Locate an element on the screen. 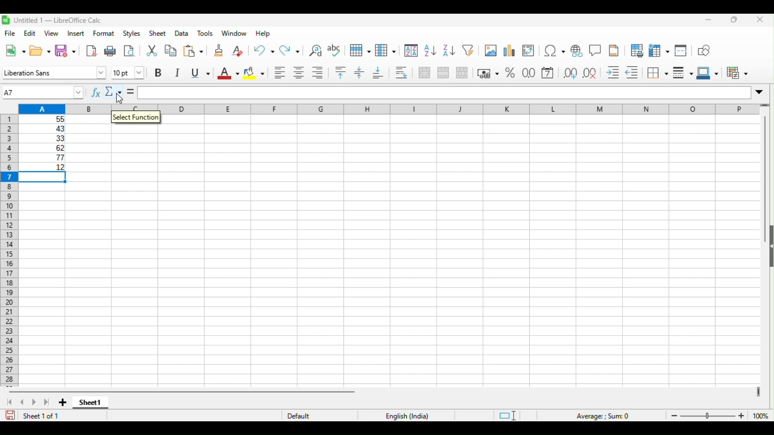  file is located at coordinates (11, 34).